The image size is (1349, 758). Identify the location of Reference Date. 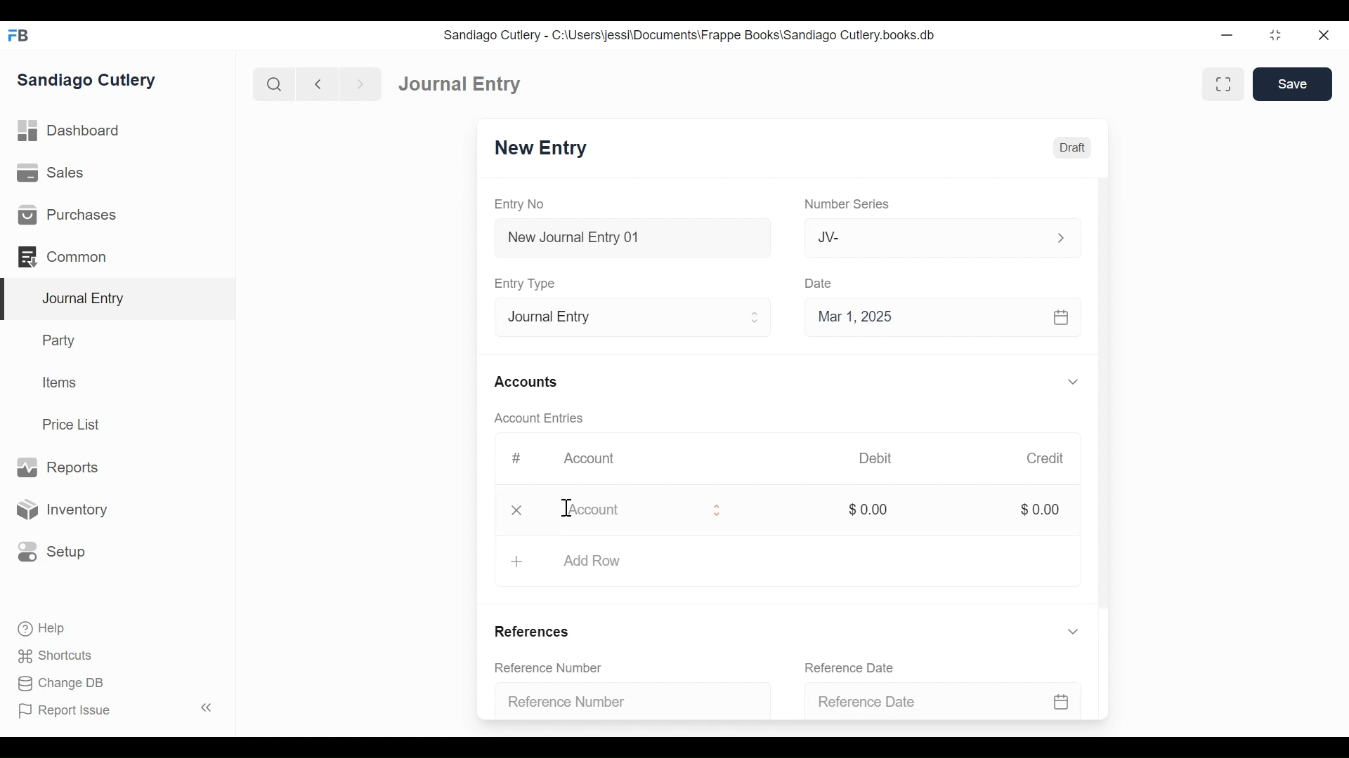
(850, 667).